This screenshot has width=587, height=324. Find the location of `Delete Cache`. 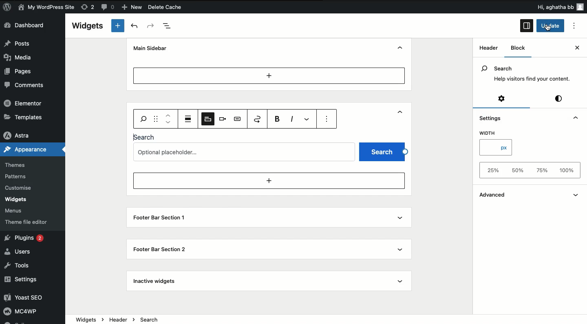

Delete Cache is located at coordinates (180, 8).